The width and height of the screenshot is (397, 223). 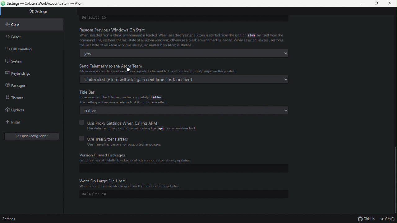 What do you see at coordinates (183, 37) in the screenshot?
I see `Restore previous window On Start When selected 'no,' a blank environment is loaded. When selected 'yes' and Atom is started from tge icon or atom by itself from the command line, restores the laststate of all Atom windows, otherwise a blank environment is loaded. When selected 'always, restores the last of all Atom windows always, no matter how Atom is started.'` at bounding box center [183, 37].